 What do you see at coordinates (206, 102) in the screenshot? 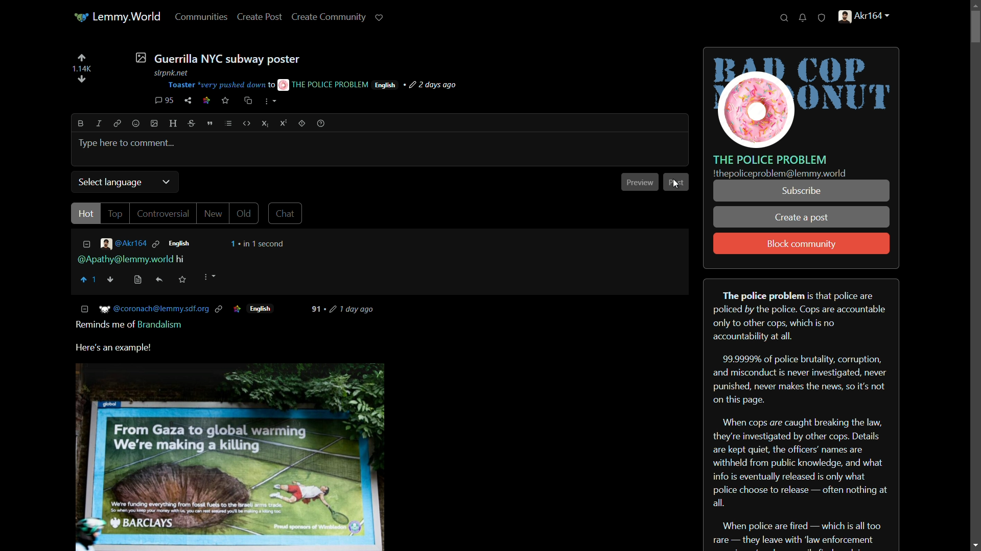
I see `link` at bounding box center [206, 102].